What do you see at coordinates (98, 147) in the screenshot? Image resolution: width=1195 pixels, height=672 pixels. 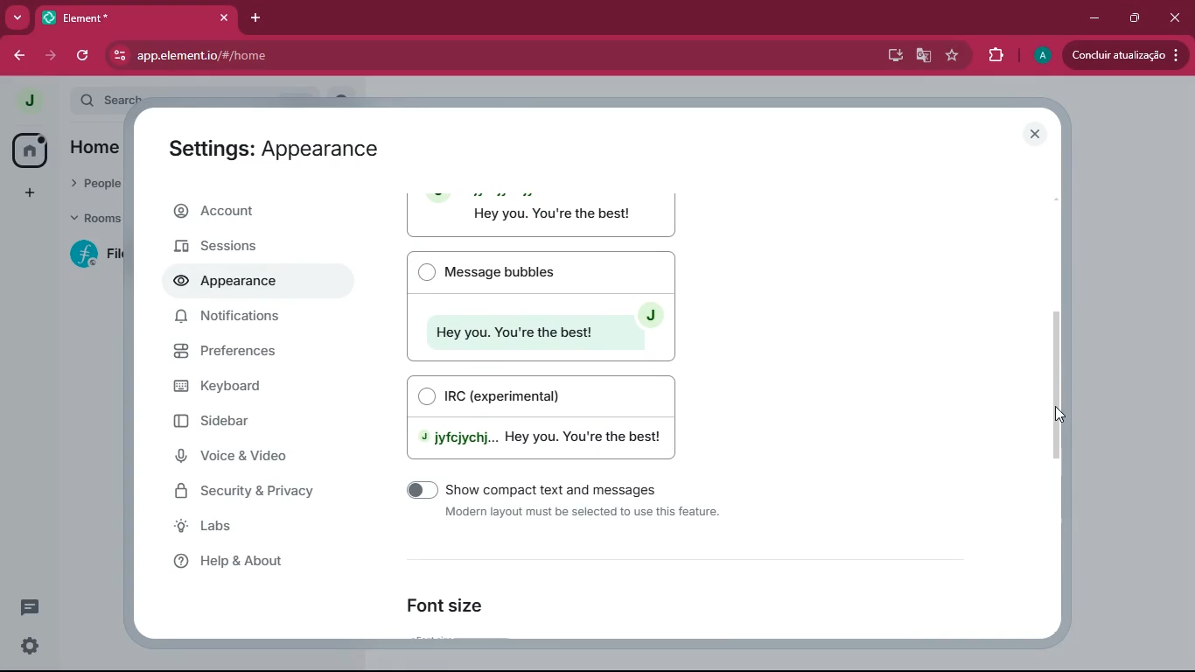 I see `home` at bounding box center [98, 147].